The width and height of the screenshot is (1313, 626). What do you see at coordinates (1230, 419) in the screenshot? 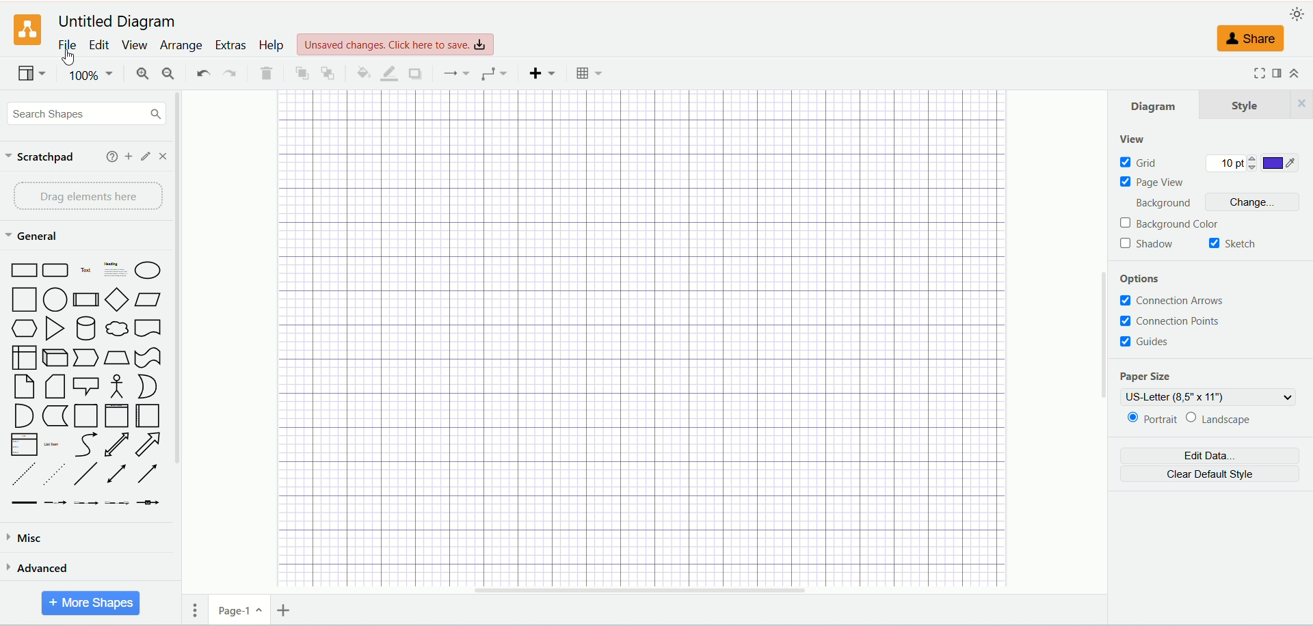
I see `landscape` at bounding box center [1230, 419].